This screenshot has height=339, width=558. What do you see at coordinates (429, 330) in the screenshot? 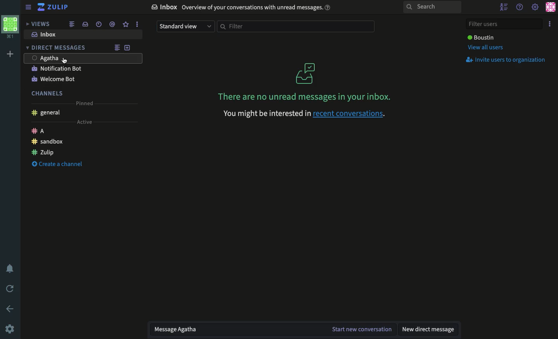
I see `New DM` at bounding box center [429, 330].